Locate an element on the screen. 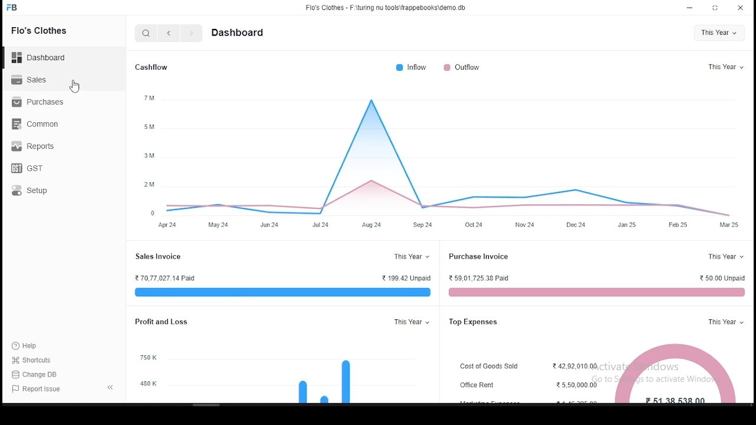 The width and height of the screenshot is (756, 425). Dash board is located at coordinates (240, 33).